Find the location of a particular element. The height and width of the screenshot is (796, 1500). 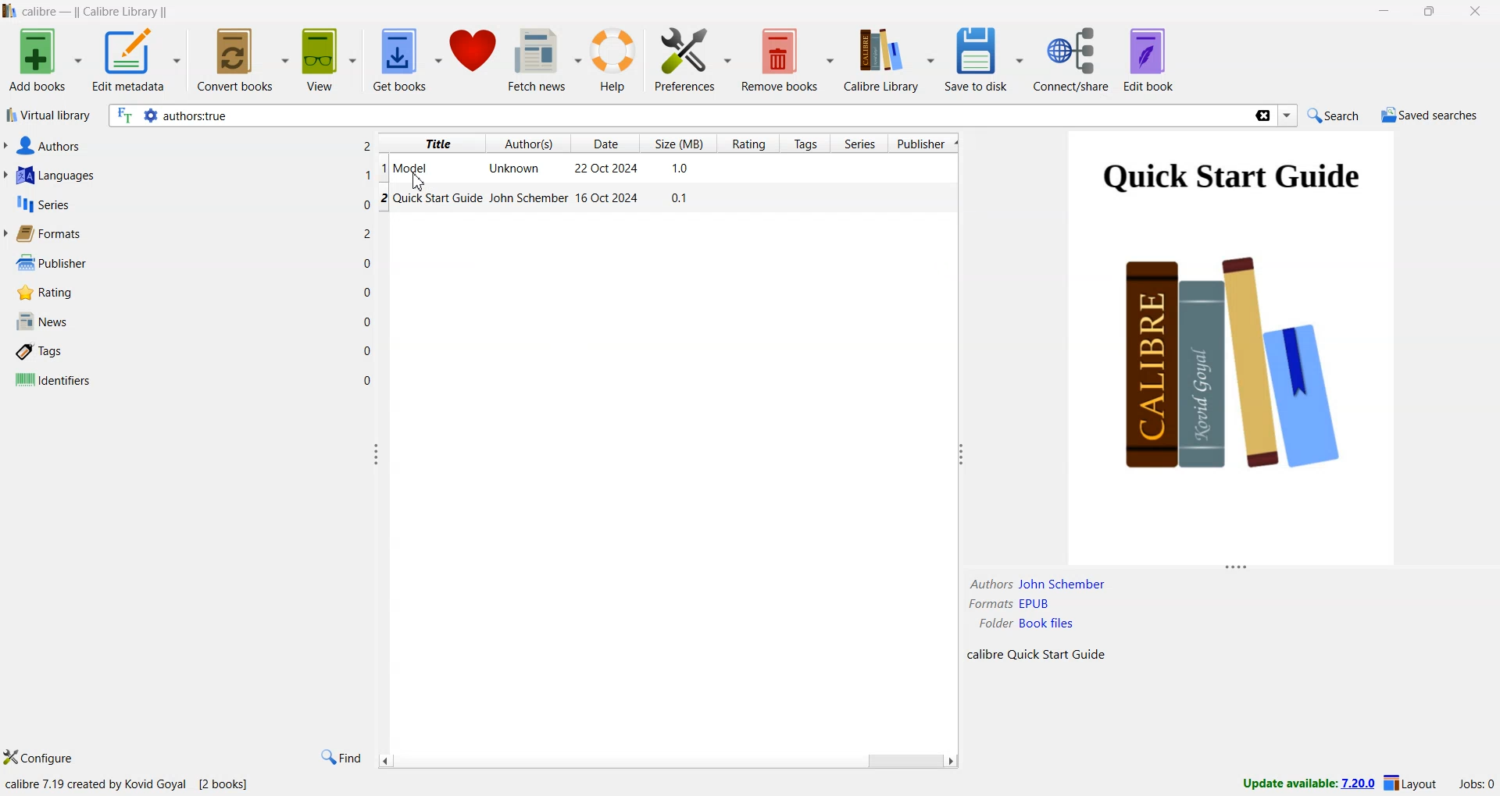

minimize is located at coordinates (1388, 12).